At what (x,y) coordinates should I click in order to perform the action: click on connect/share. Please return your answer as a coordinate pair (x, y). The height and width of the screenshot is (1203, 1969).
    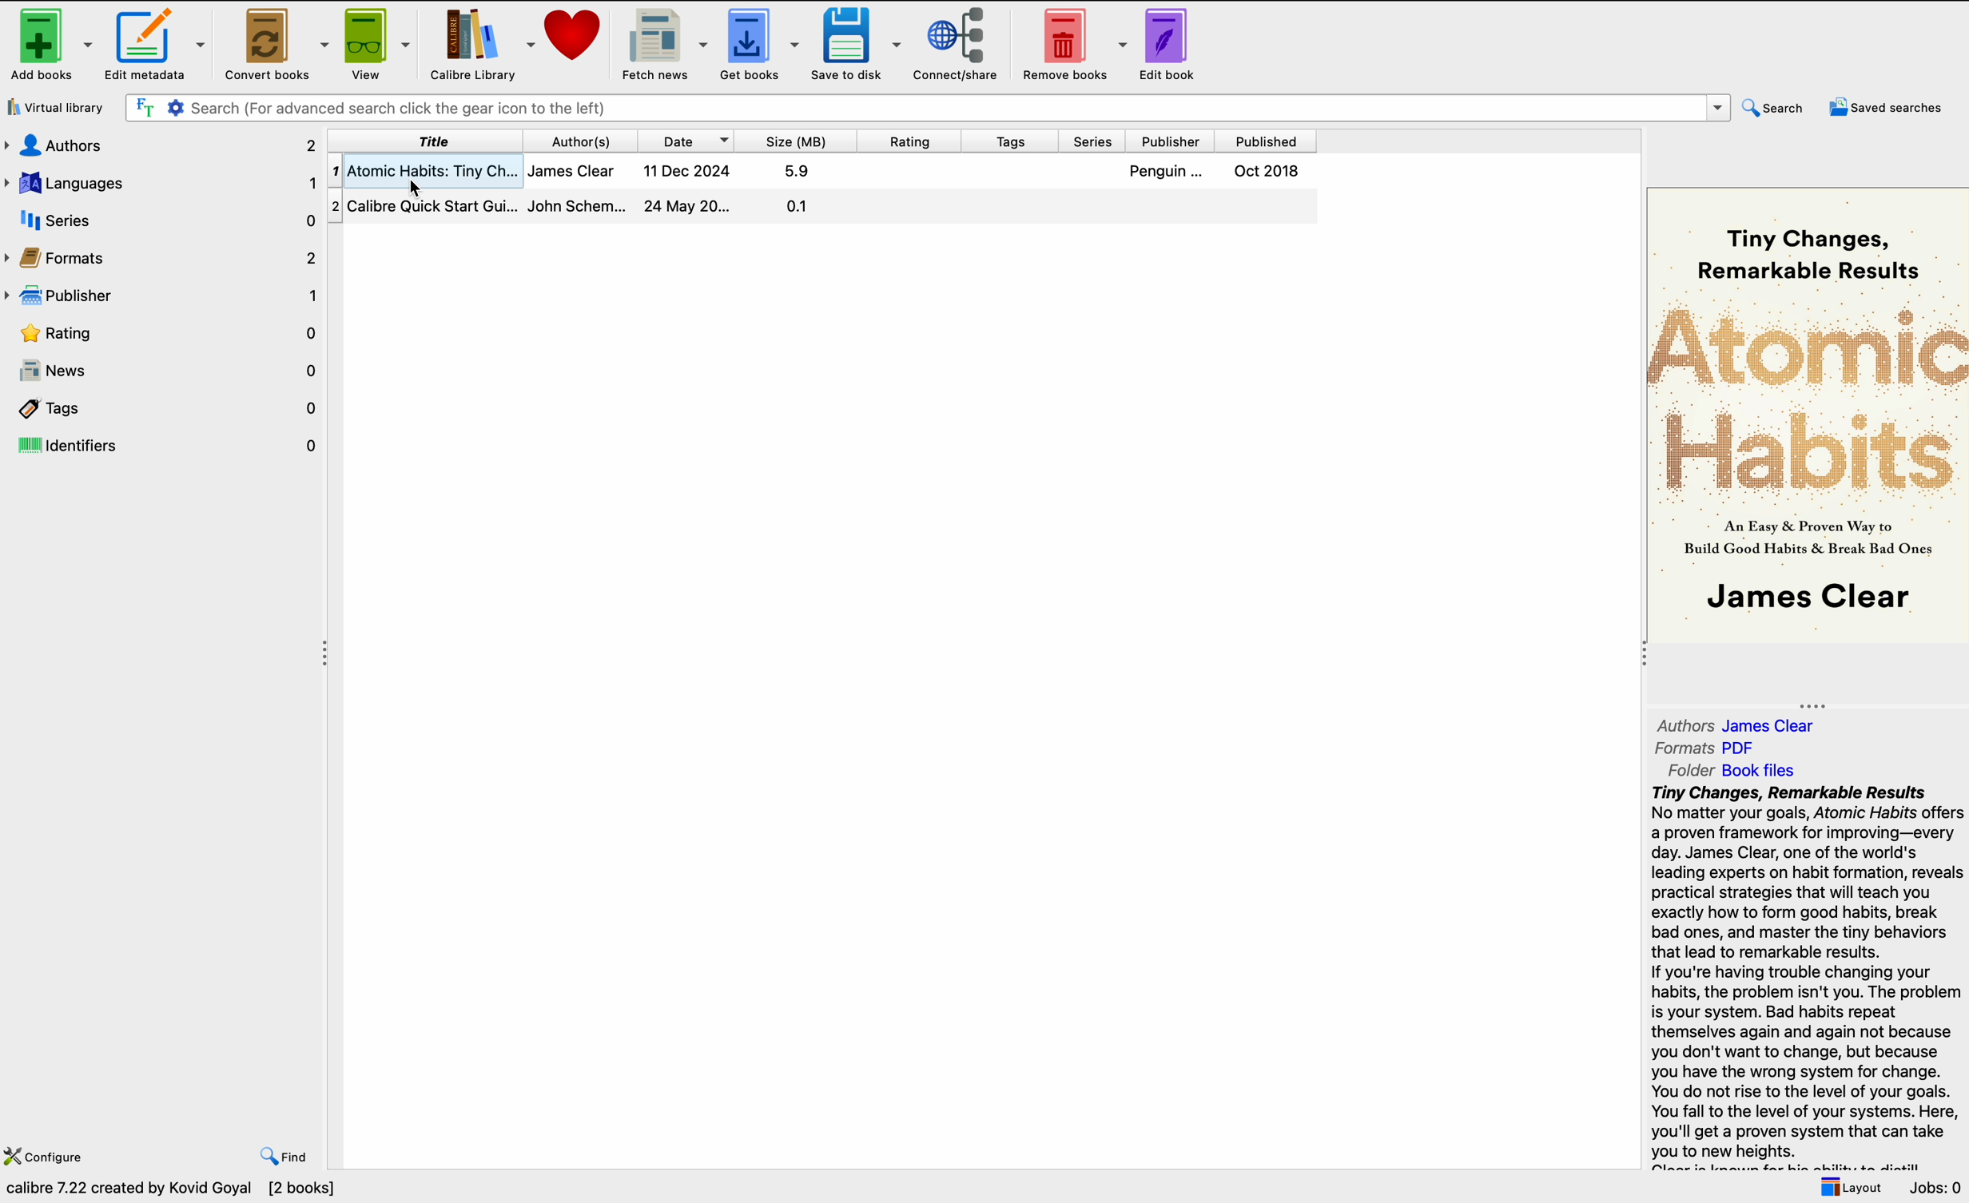
    Looking at the image, I should click on (956, 45).